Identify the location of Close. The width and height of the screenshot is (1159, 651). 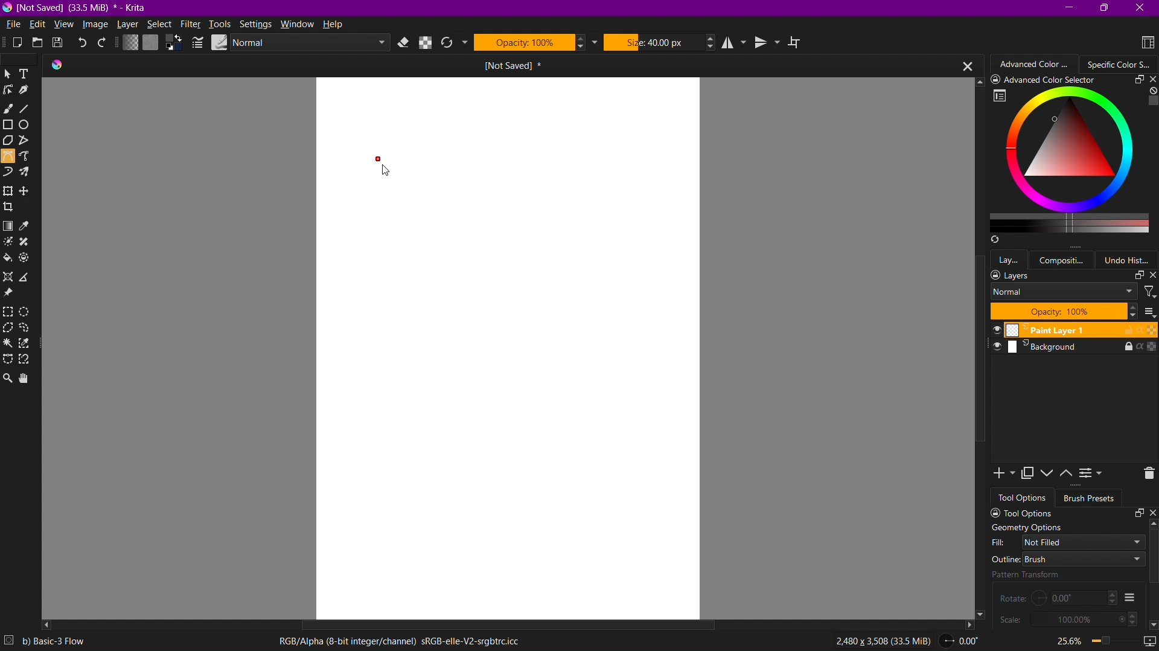
(1142, 8).